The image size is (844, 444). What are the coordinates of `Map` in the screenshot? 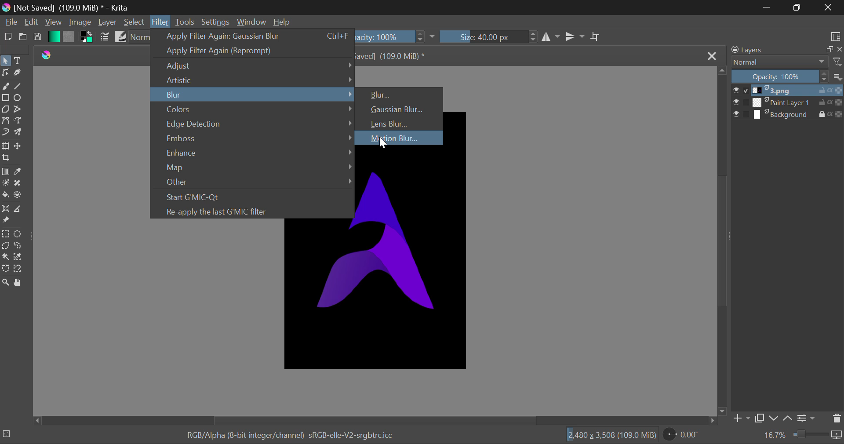 It's located at (251, 168).